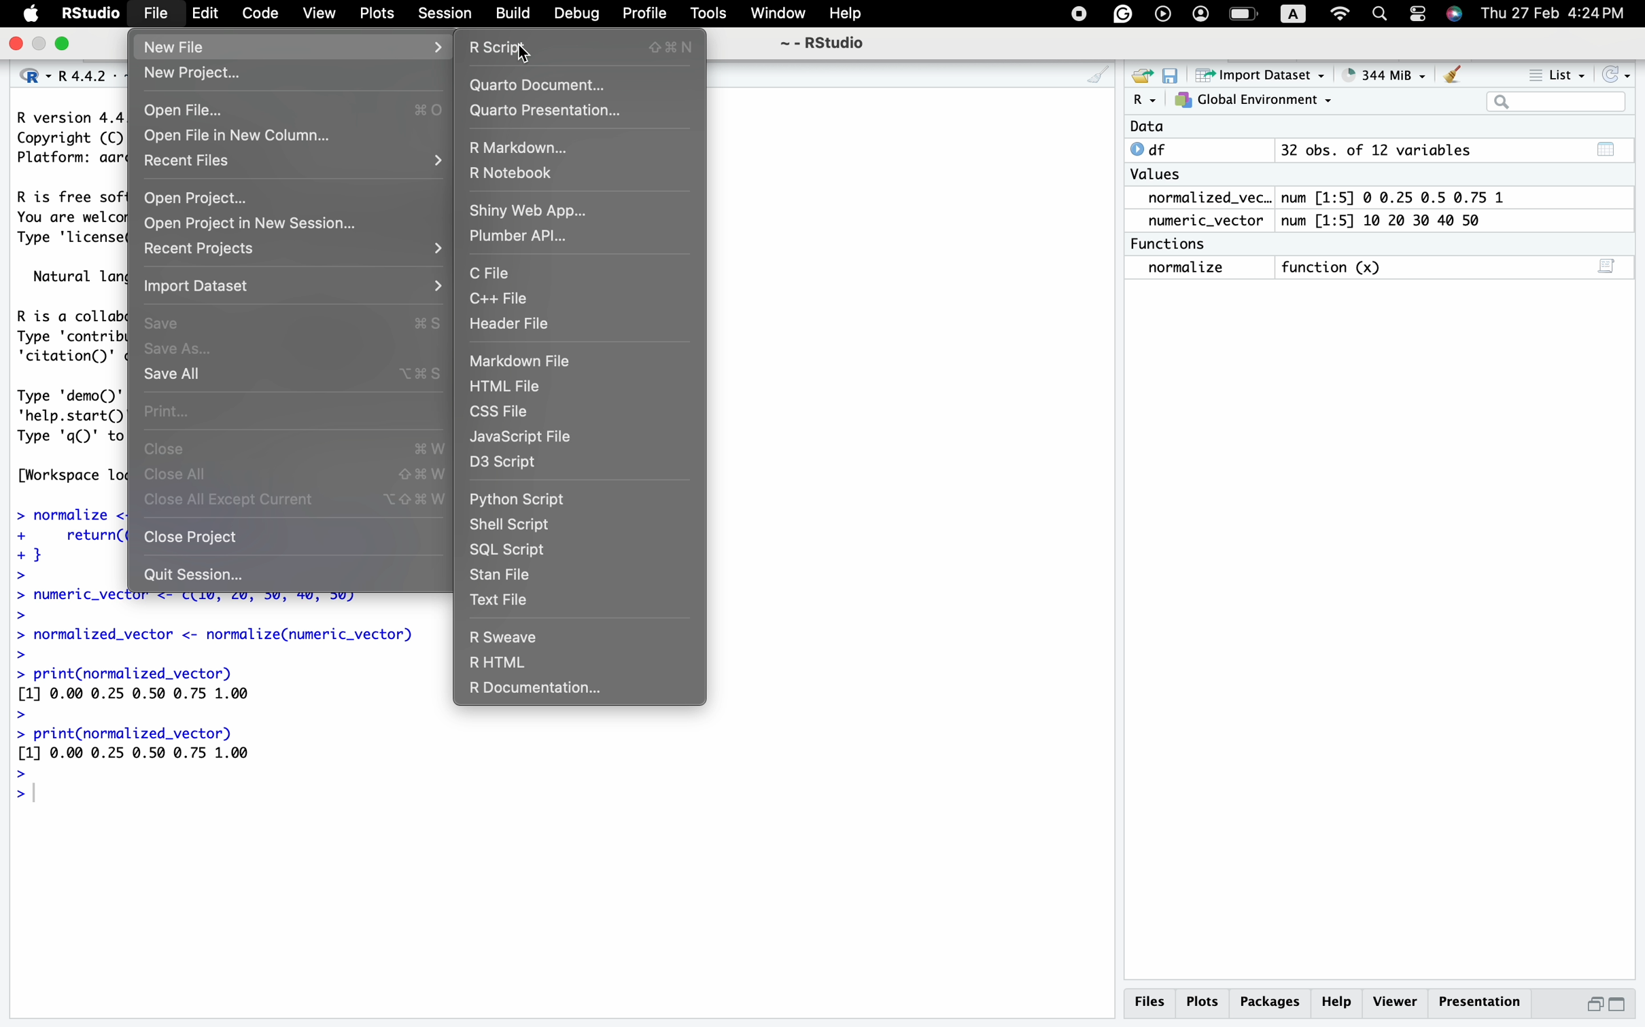  I want to click on control center, so click(1078, 14).